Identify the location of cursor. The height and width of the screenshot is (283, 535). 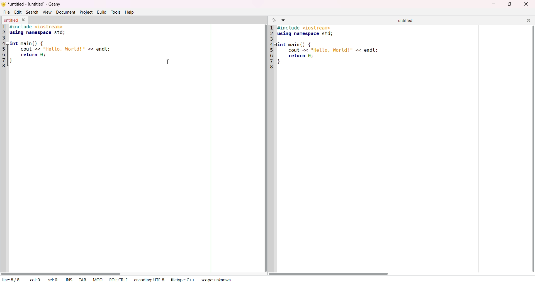
(168, 61).